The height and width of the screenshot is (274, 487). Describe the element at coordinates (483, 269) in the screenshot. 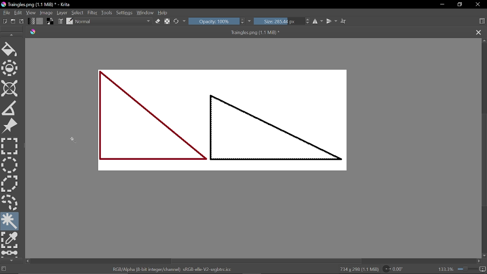

I see `Zoom` at that location.